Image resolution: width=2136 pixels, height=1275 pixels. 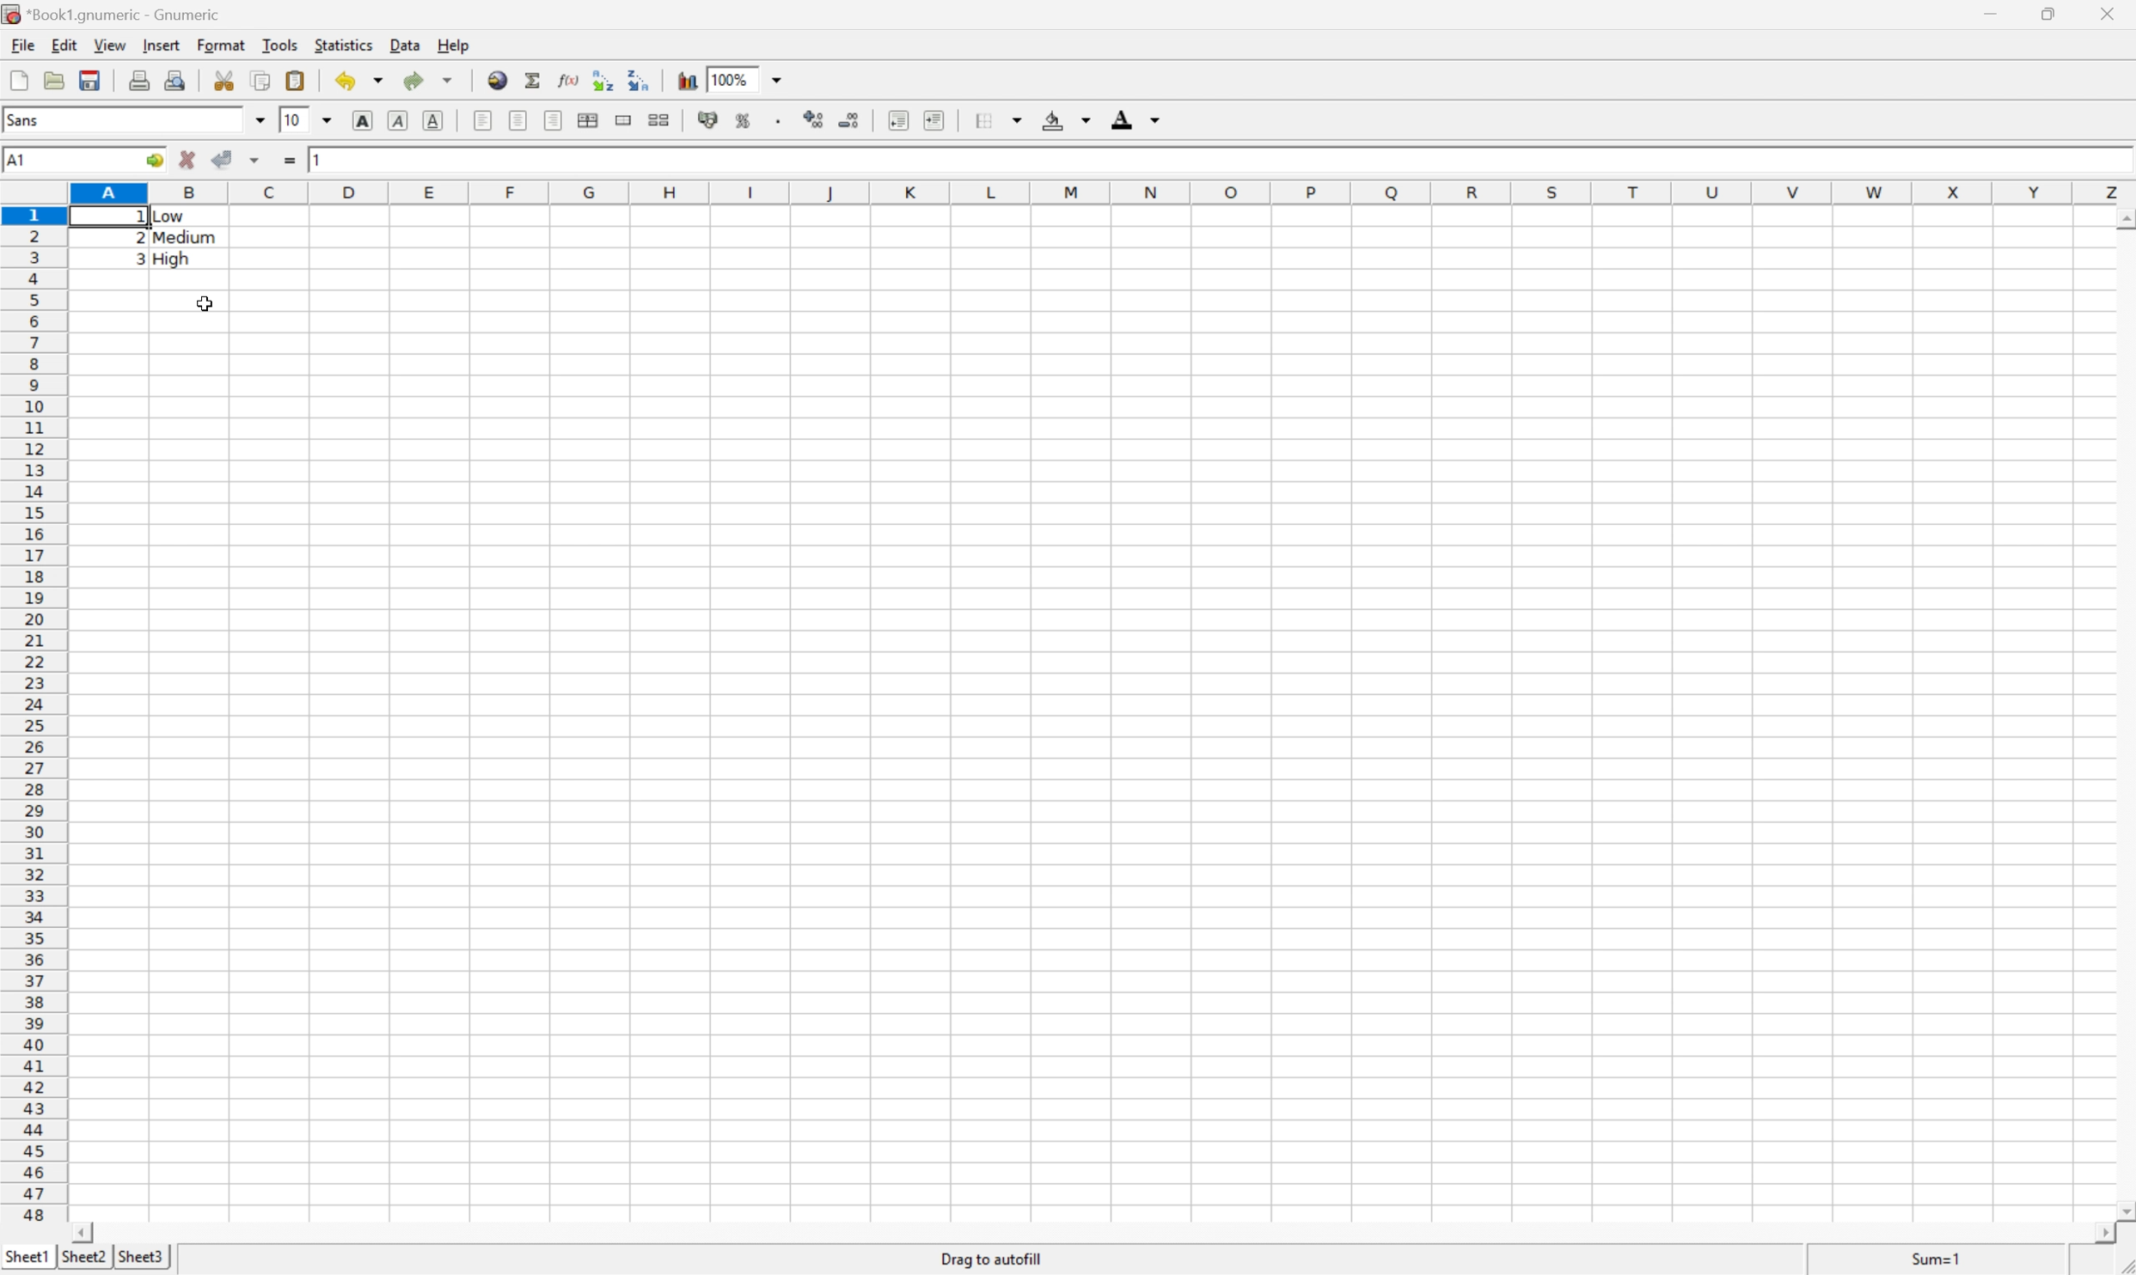 What do you see at coordinates (139, 258) in the screenshot?
I see `3` at bounding box center [139, 258].